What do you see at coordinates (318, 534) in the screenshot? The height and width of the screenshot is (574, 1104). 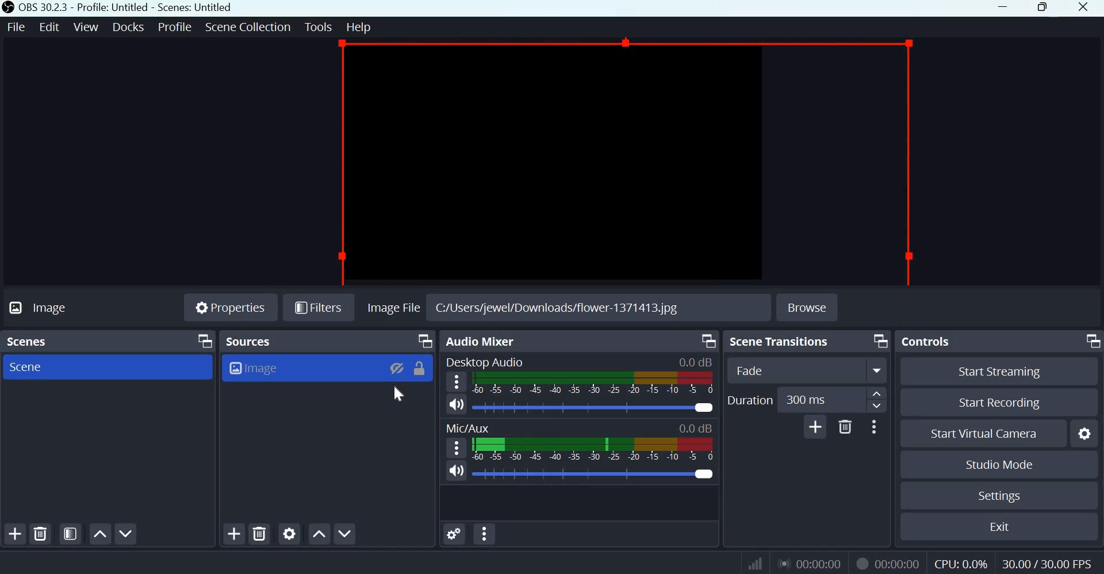 I see `go source(s) up` at bounding box center [318, 534].